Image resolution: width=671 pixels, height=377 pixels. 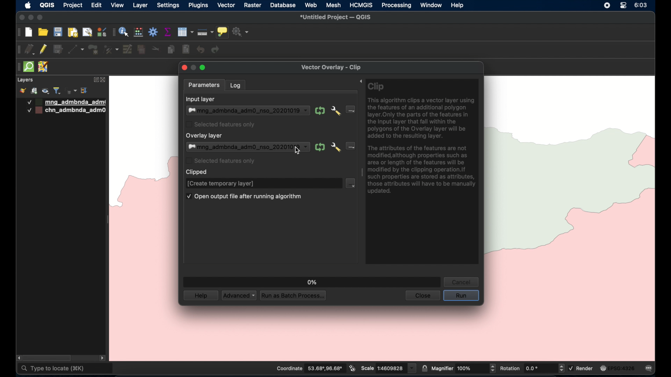 What do you see at coordinates (650, 369) in the screenshot?
I see `messages` at bounding box center [650, 369].